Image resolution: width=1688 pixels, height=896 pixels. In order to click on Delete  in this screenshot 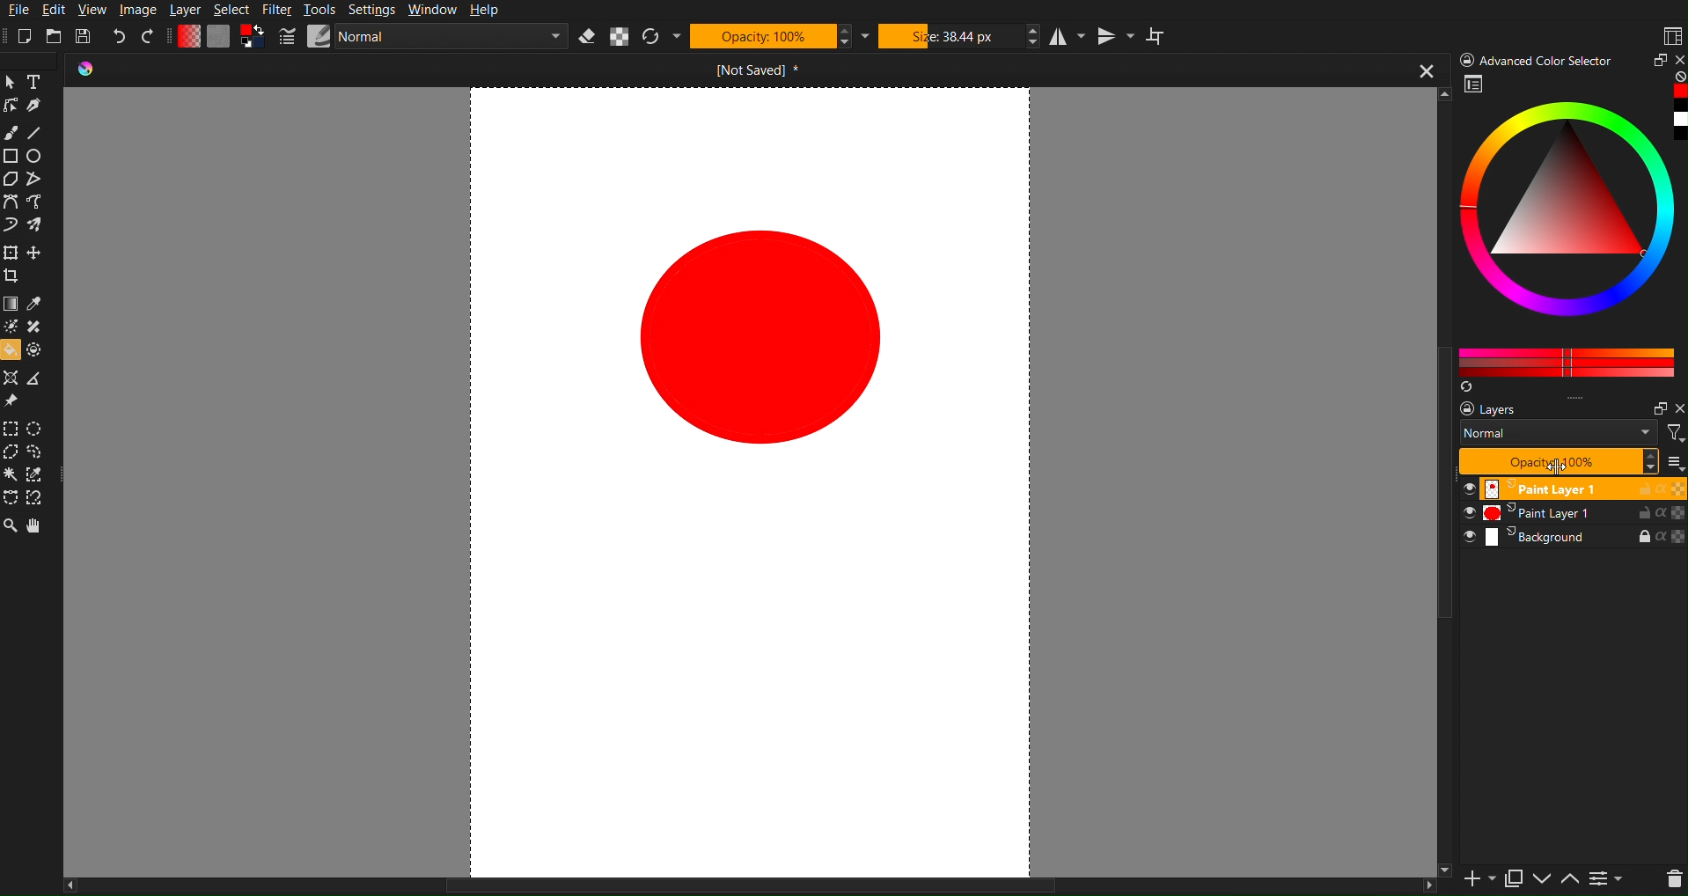, I will do `click(1672, 881)`.